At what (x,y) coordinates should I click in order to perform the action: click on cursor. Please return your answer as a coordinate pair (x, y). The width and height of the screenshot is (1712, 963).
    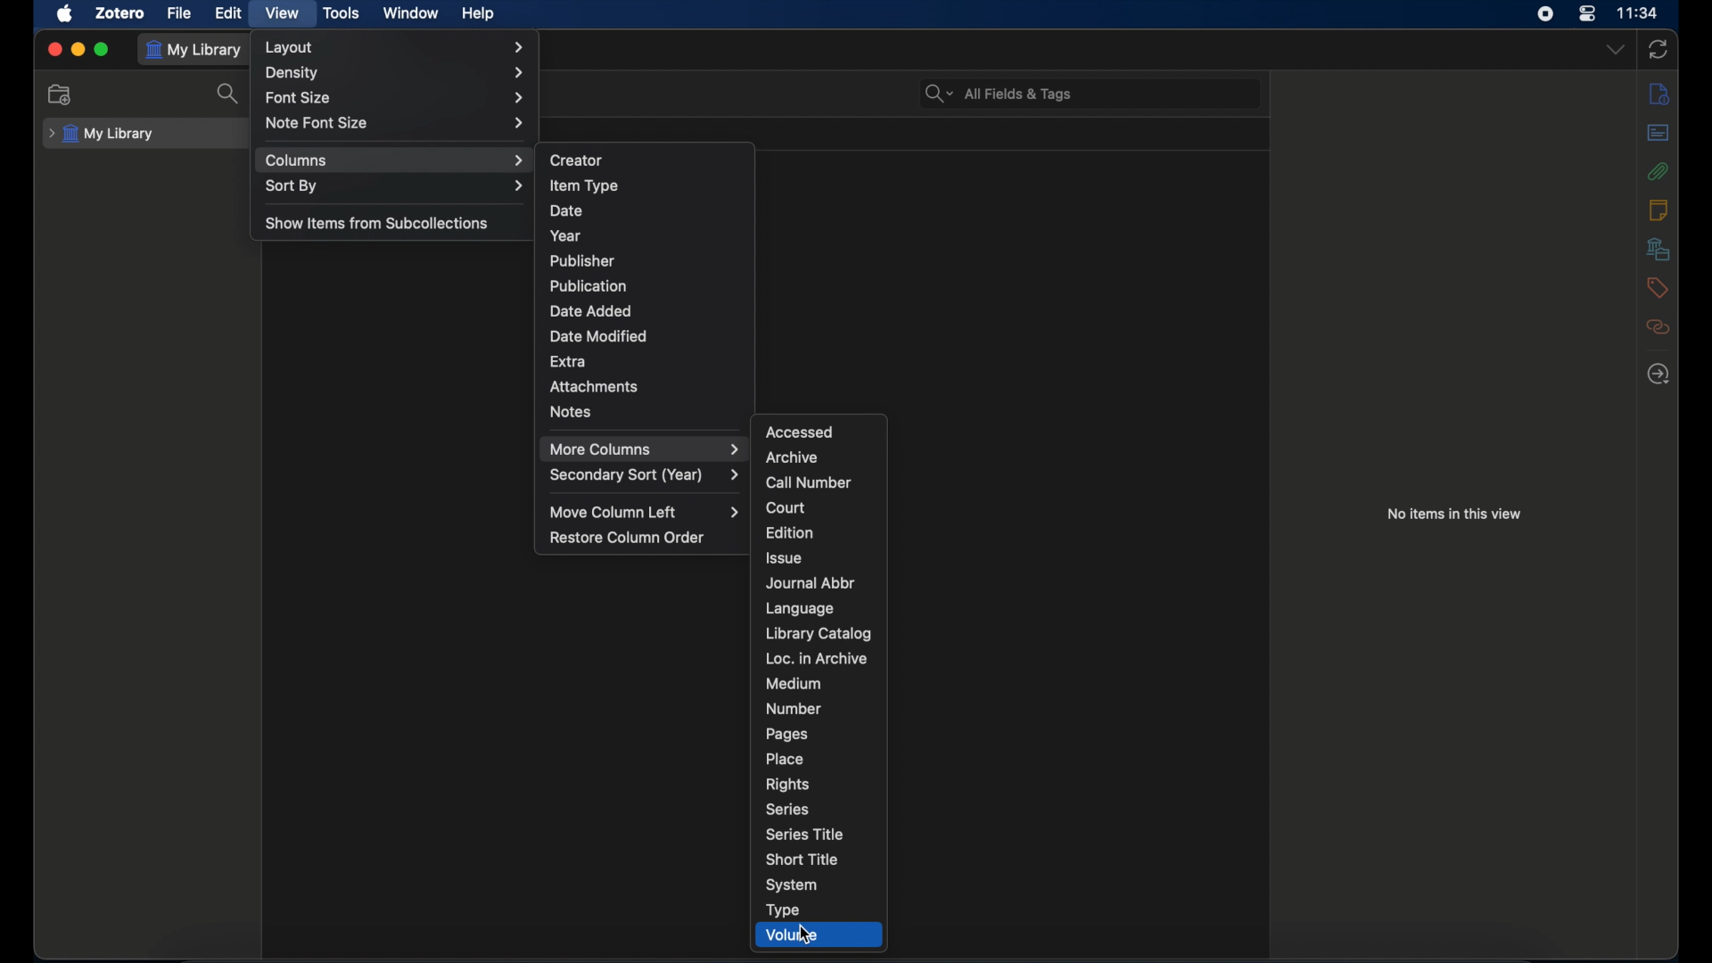
    Looking at the image, I should click on (803, 936).